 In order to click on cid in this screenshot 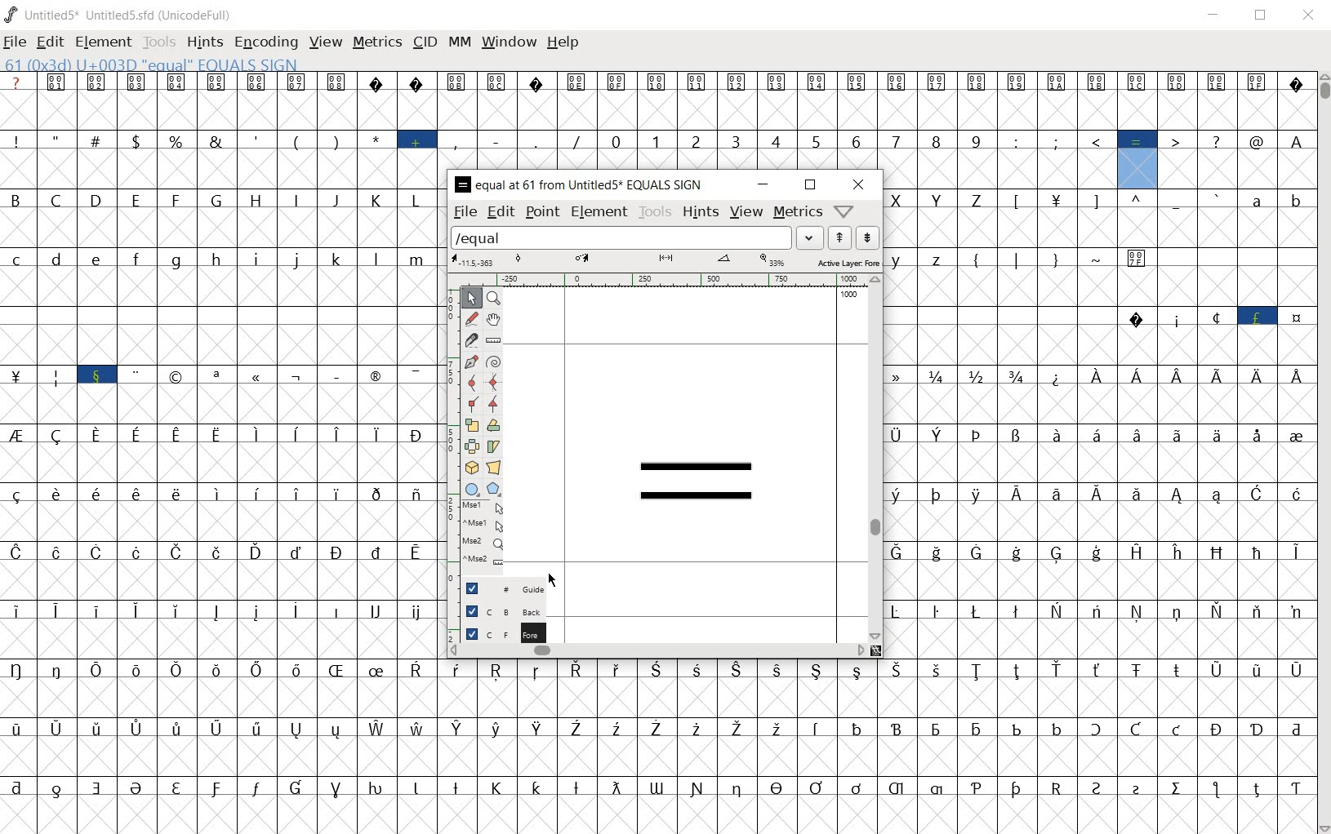, I will do `click(424, 41)`.